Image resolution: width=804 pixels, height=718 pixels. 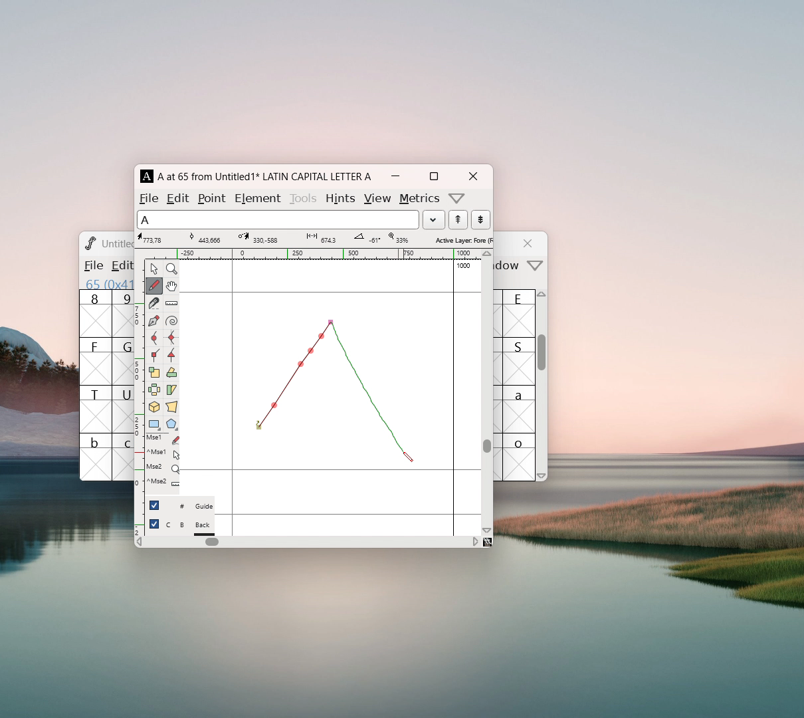 What do you see at coordinates (124, 457) in the screenshot?
I see `c` at bounding box center [124, 457].